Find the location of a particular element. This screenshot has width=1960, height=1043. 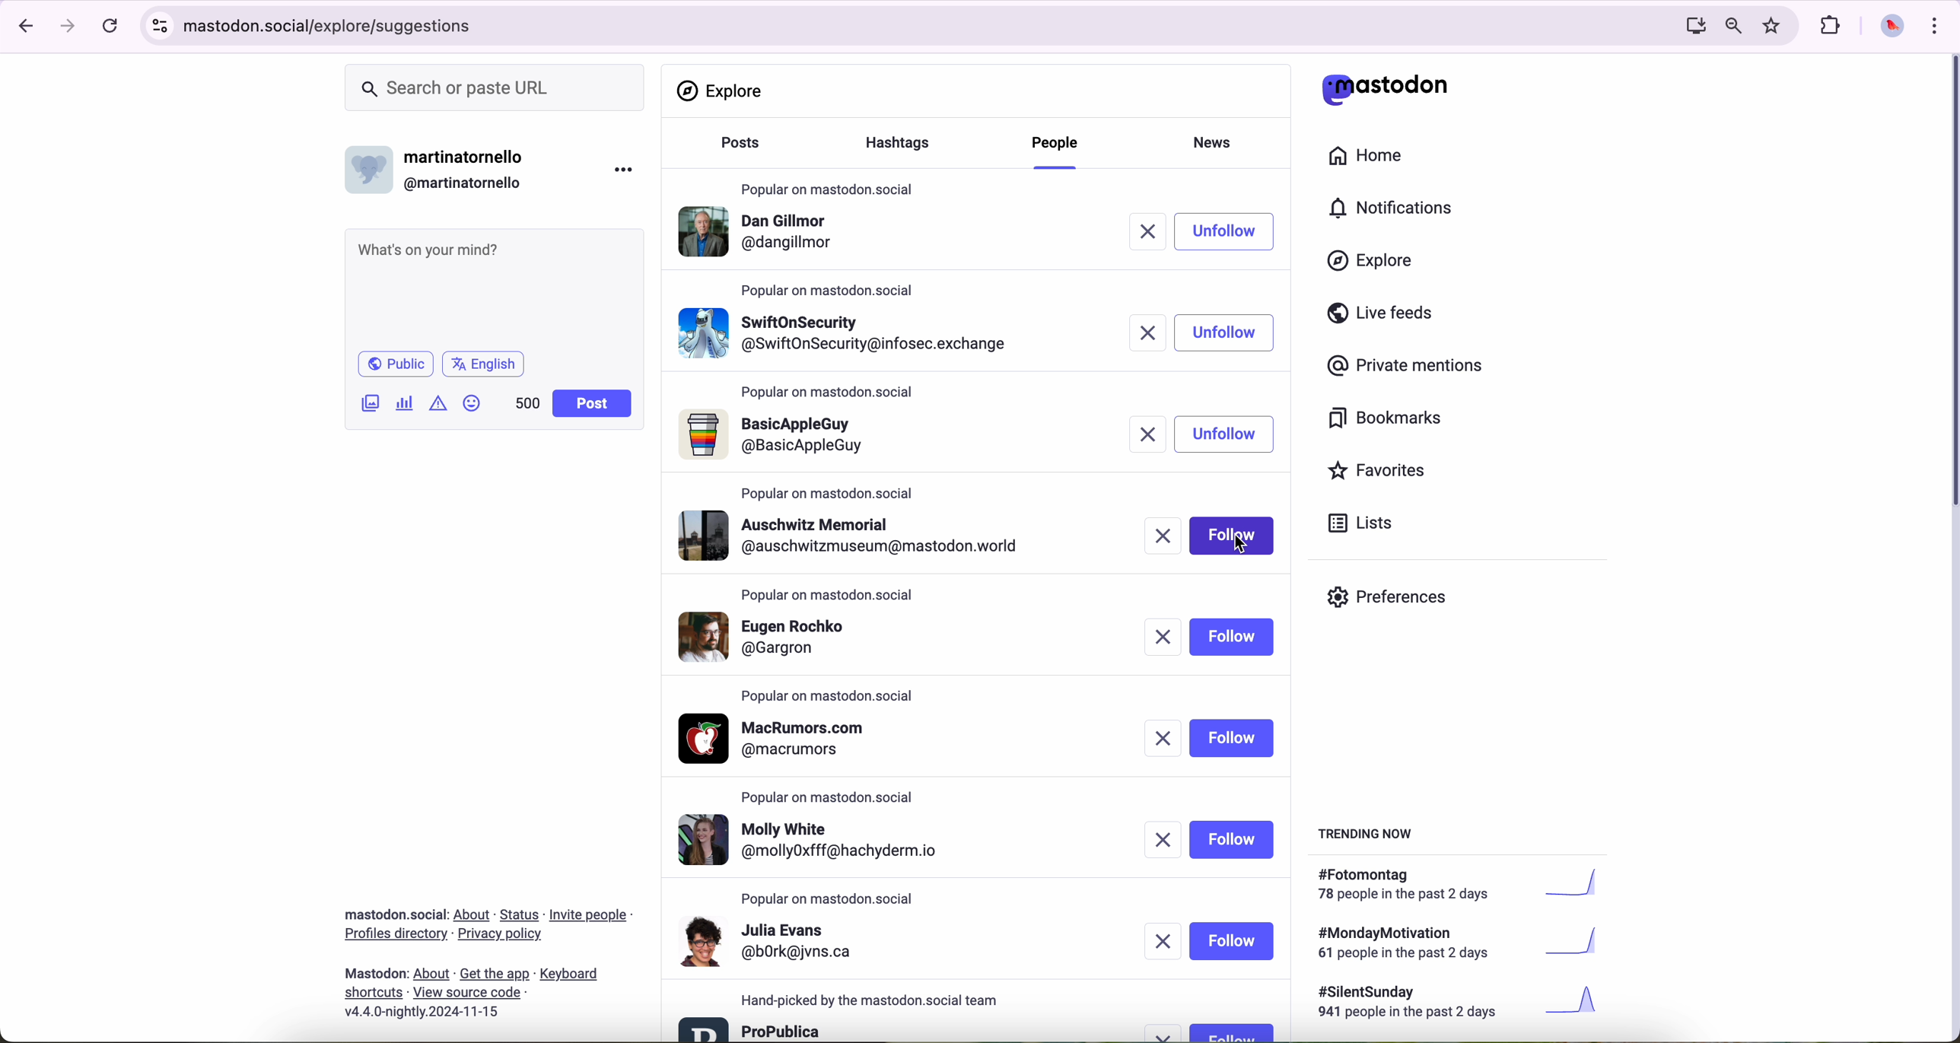

cursor is located at coordinates (1242, 548).